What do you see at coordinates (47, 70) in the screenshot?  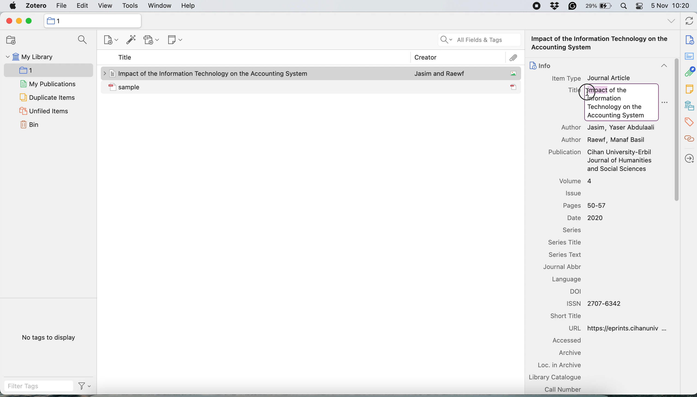 I see `new collection` at bounding box center [47, 70].